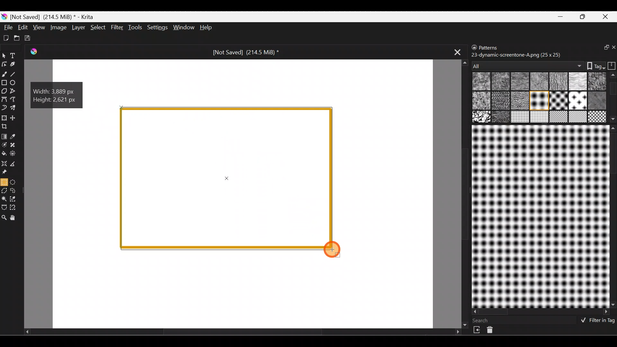  I want to click on Sample a colour, so click(17, 136).